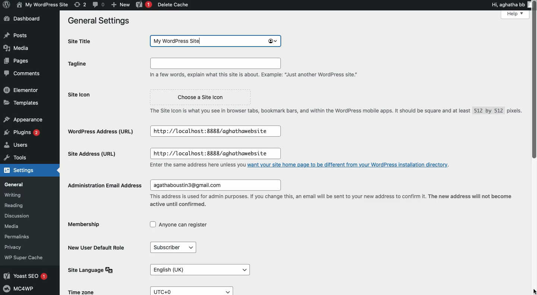 The width and height of the screenshot is (537, 295). What do you see at coordinates (351, 165) in the screenshot?
I see `want your site home page to be different from your WordPress installation directory.` at bounding box center [351, 165].